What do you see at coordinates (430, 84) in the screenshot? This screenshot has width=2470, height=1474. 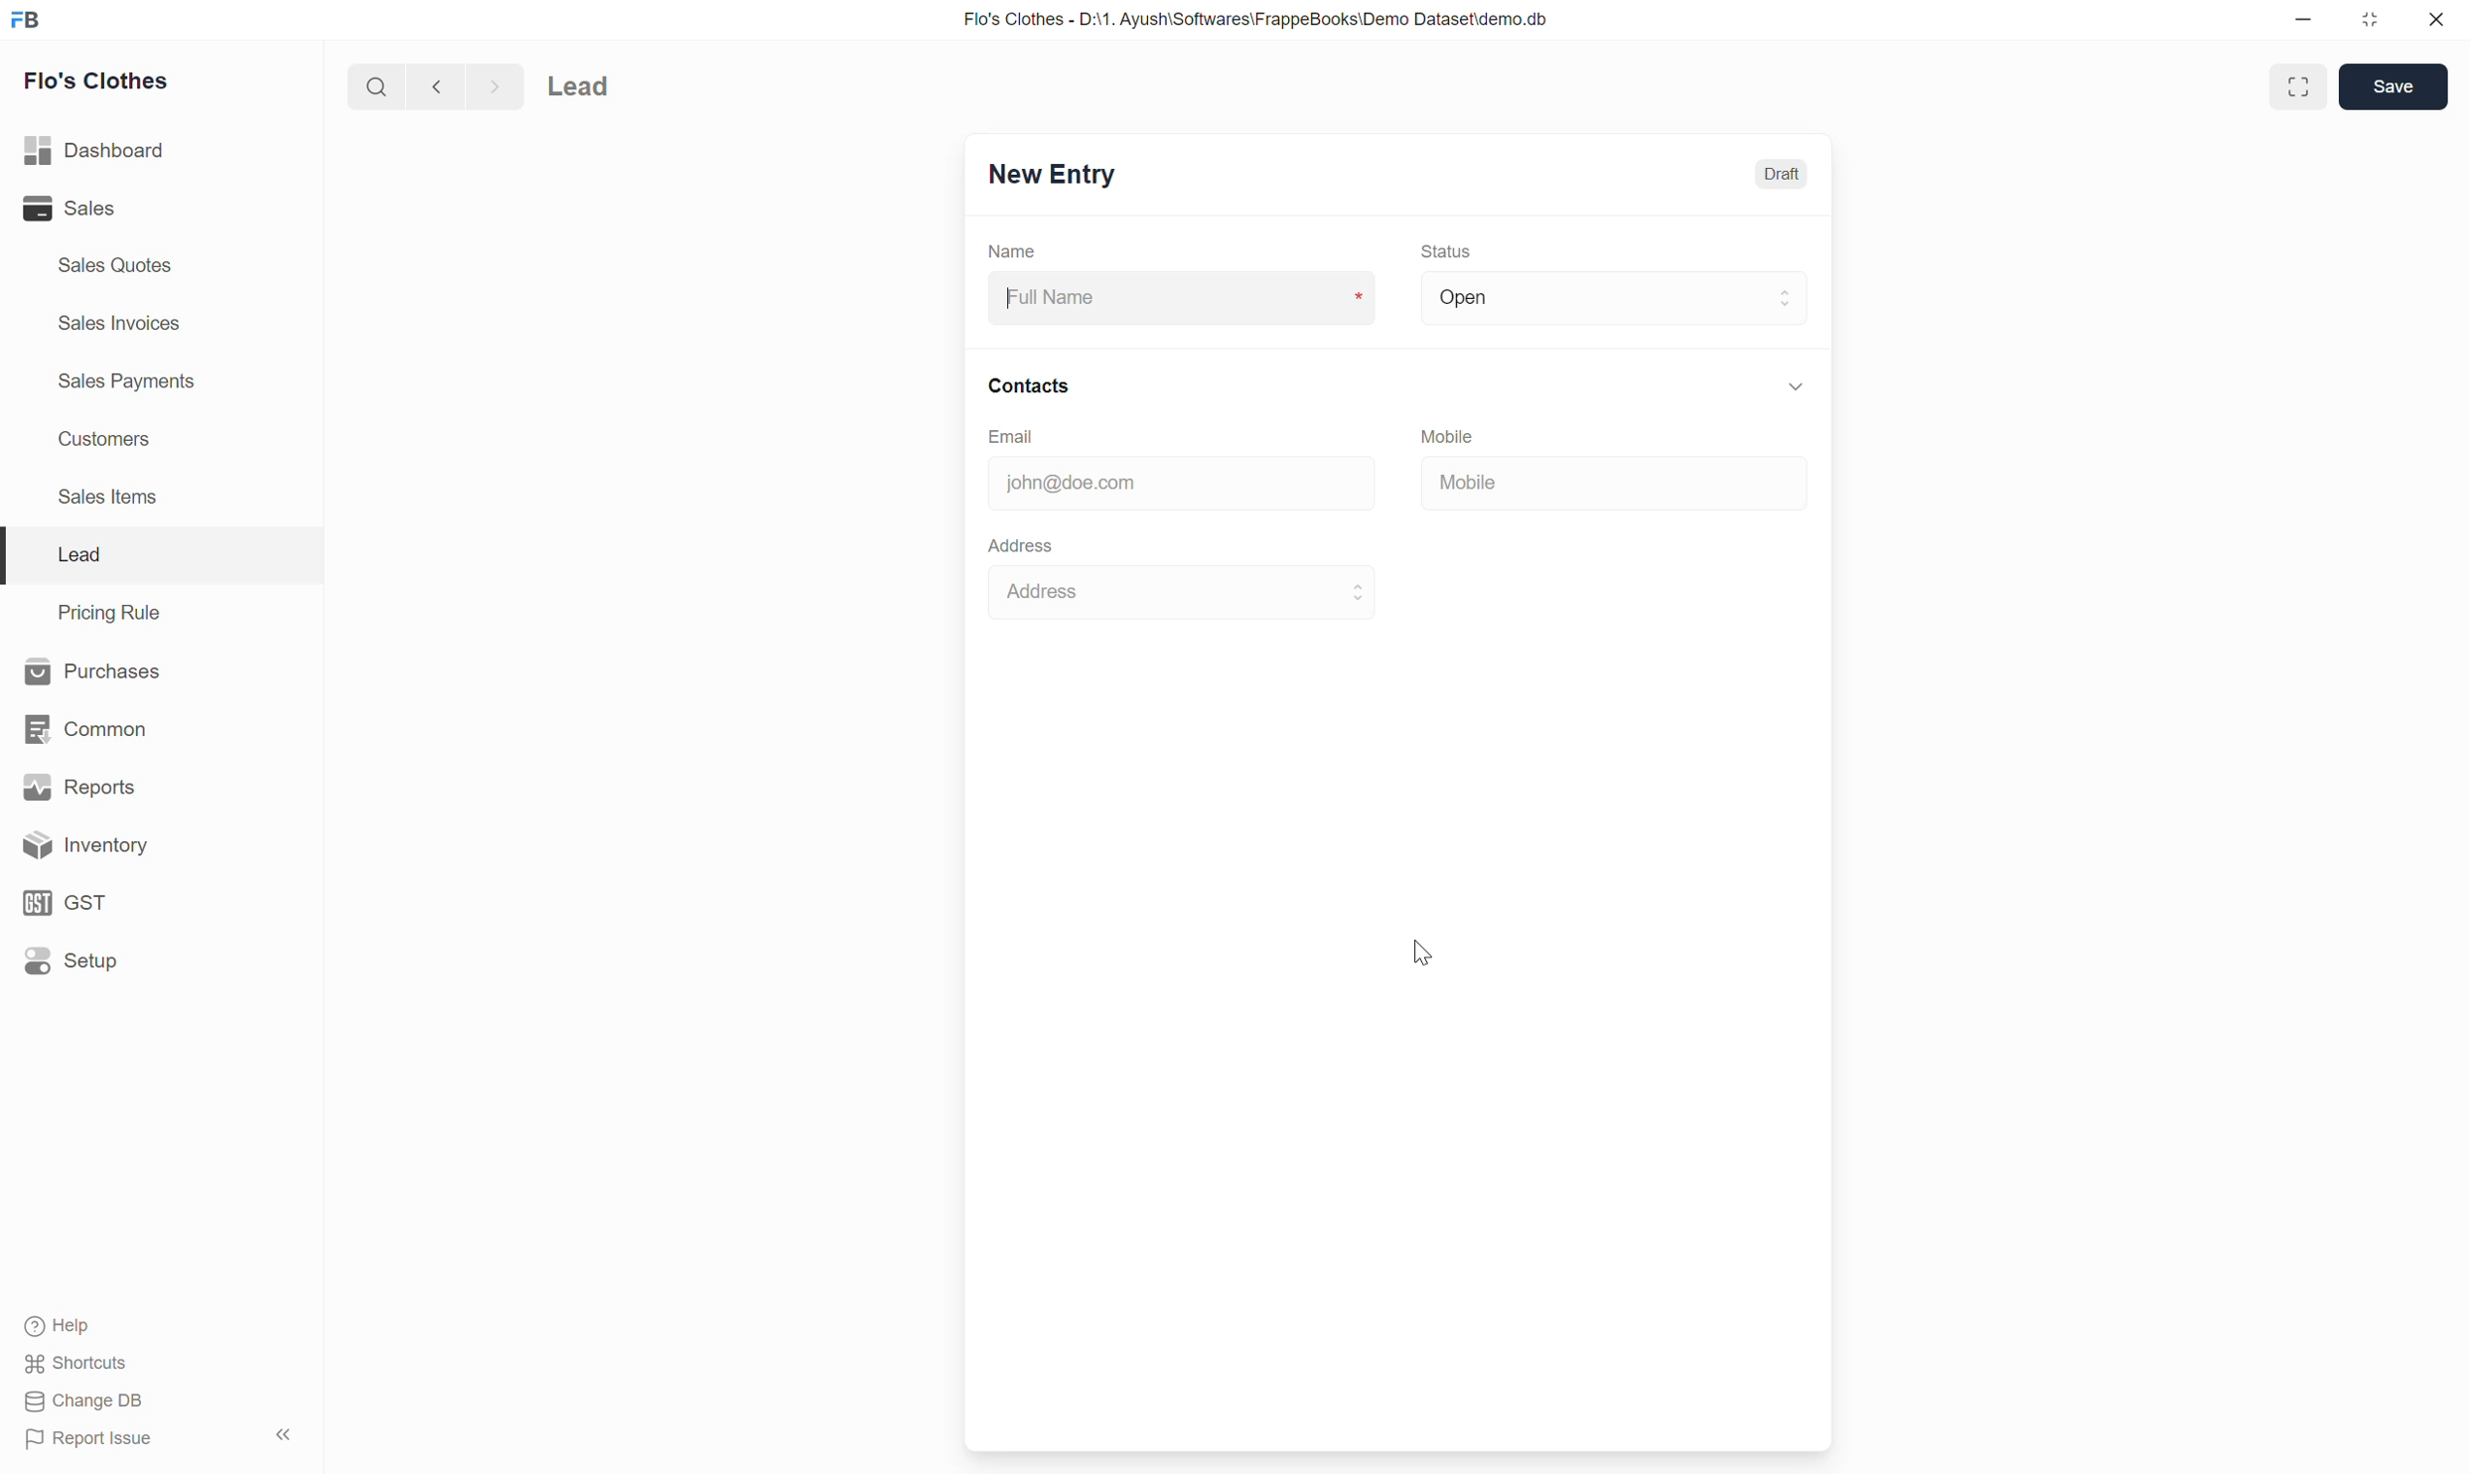 I see `Backward` at bounding box center [430, 84].